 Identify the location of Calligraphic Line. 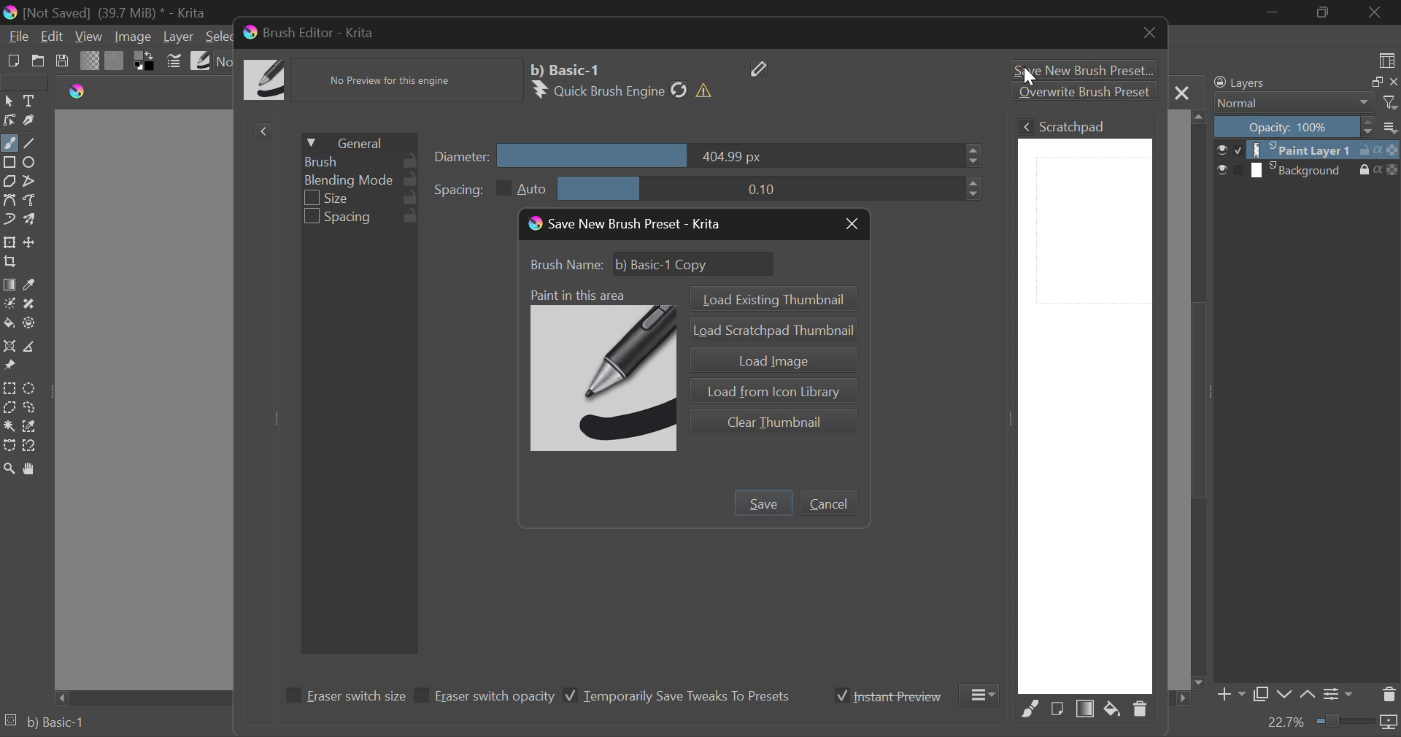
(28, 120).